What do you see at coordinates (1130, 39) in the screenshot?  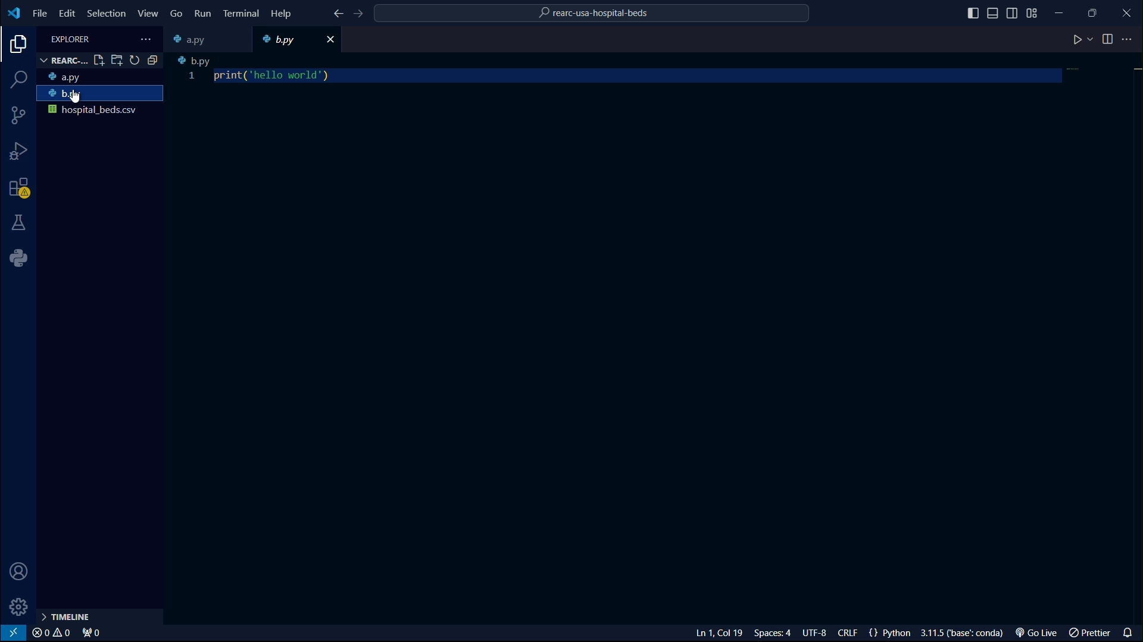 I see `more actions` at bounding box center [1130, 39].